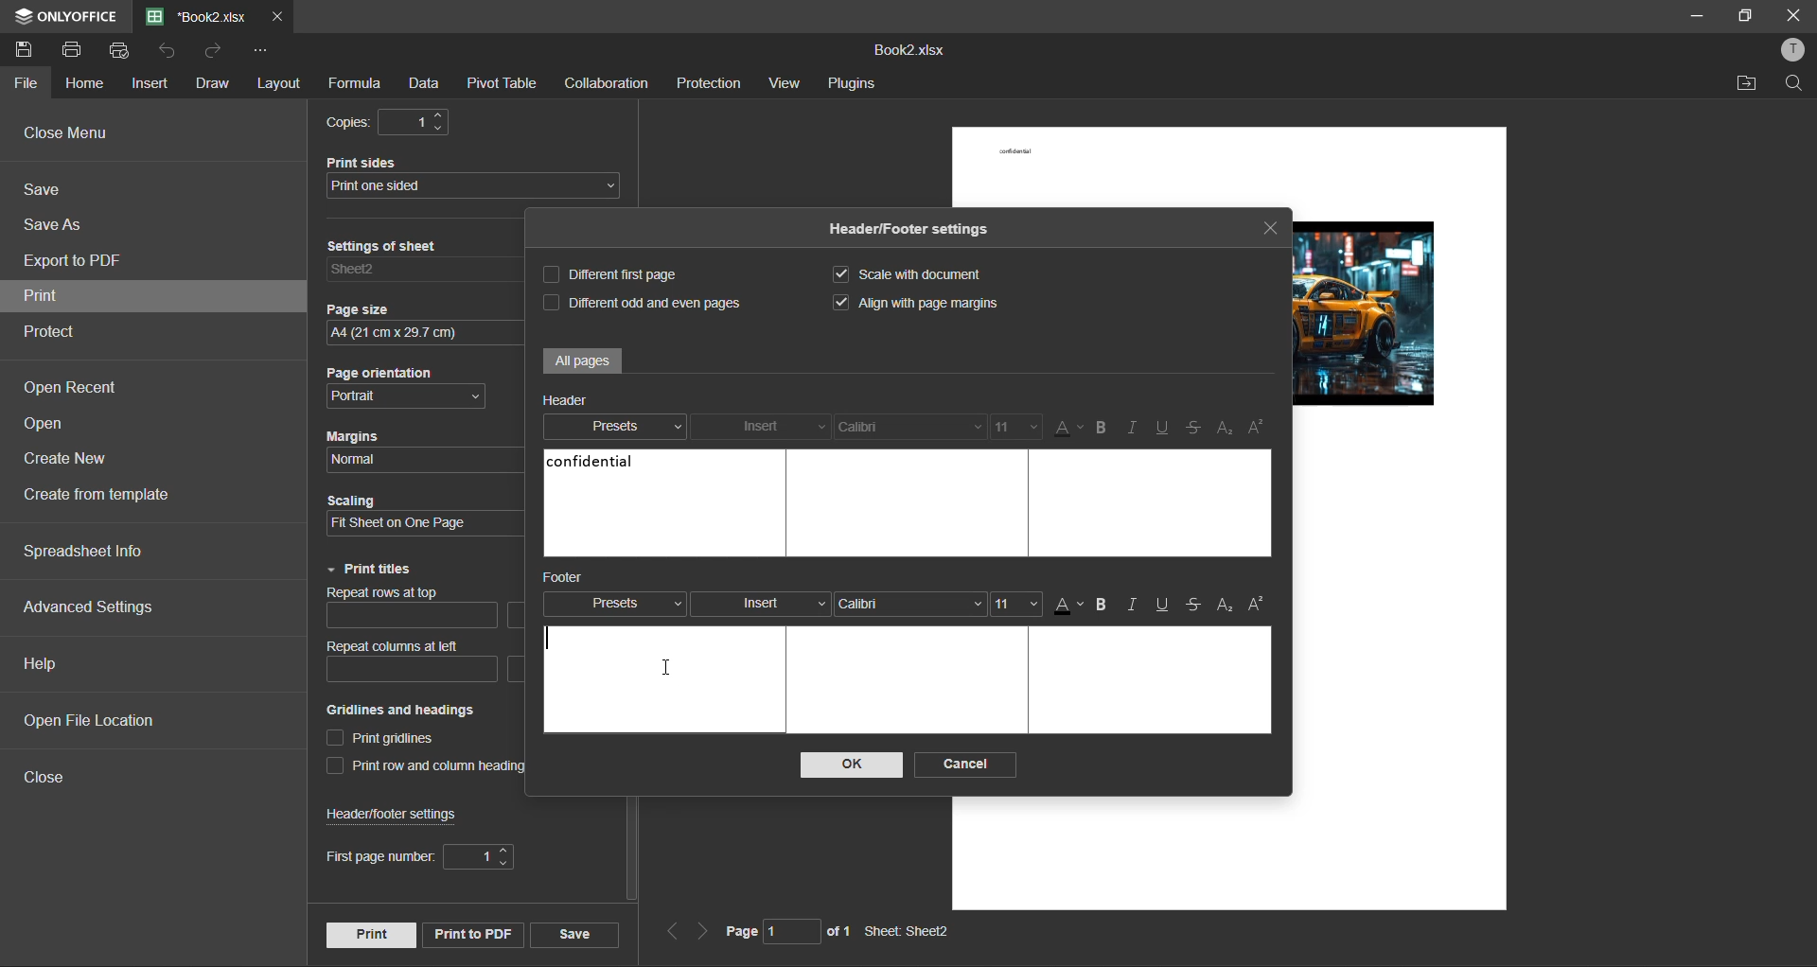 This screenshot has height=967, width=1817. I want to click on repeat rows at top, so click(425, 609).